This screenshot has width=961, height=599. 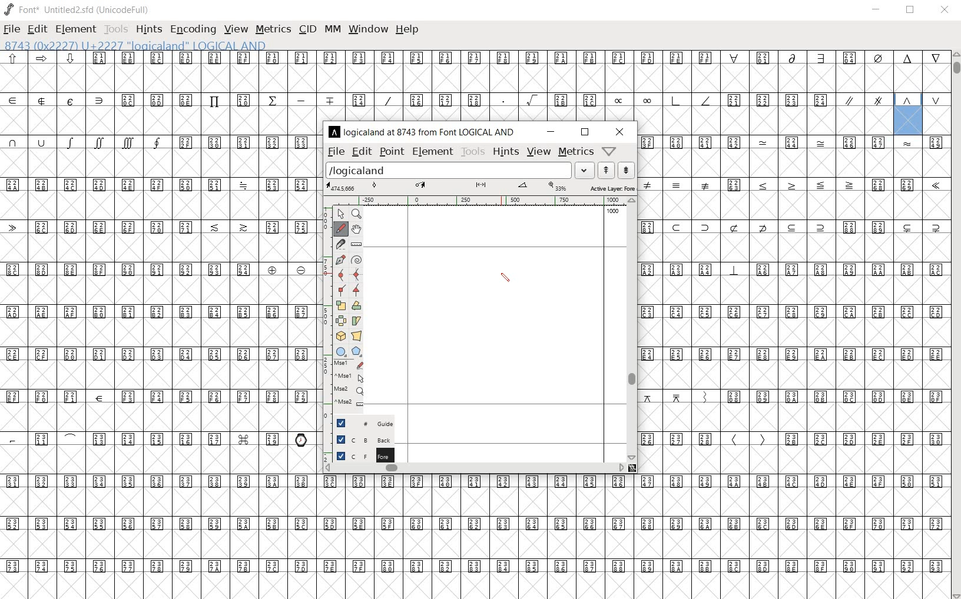 I want to click on Add a corner point, so click(x=357, y=289).